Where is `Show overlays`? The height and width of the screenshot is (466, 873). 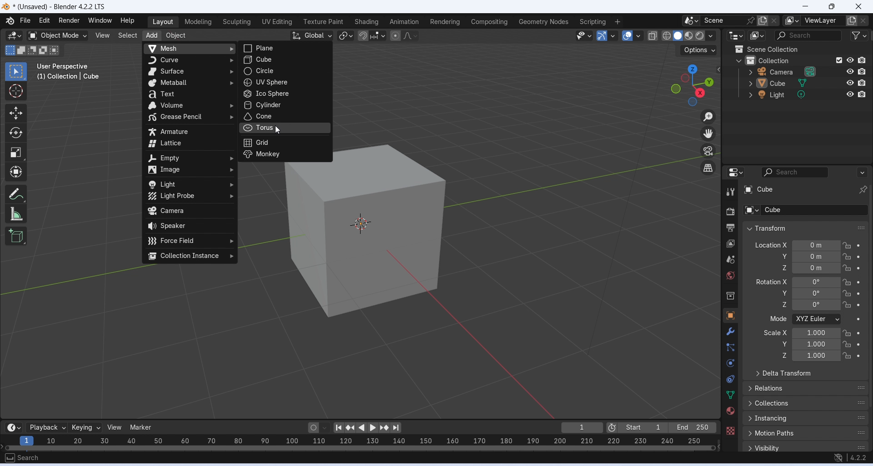 Show overlays is located at coordinates (632, 36).